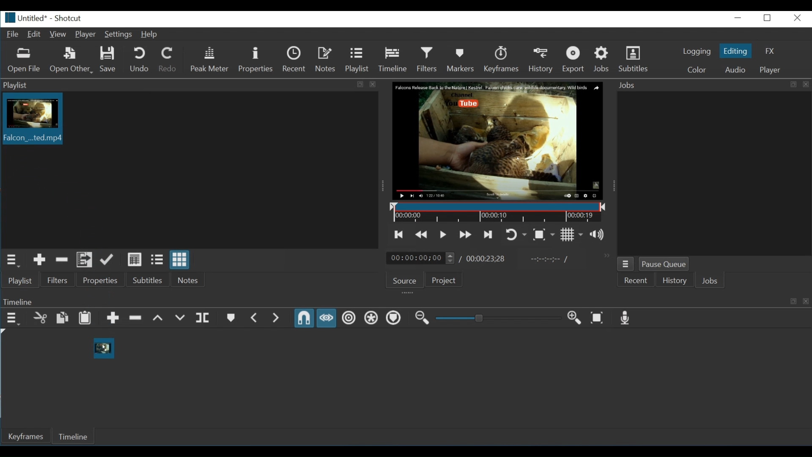 Image resolution: width=812 pixels, height=457 pixels. What do you see at coordinates (72, 61) in the screenshot?
I see `Open Other` at bounding box center [72, 61].